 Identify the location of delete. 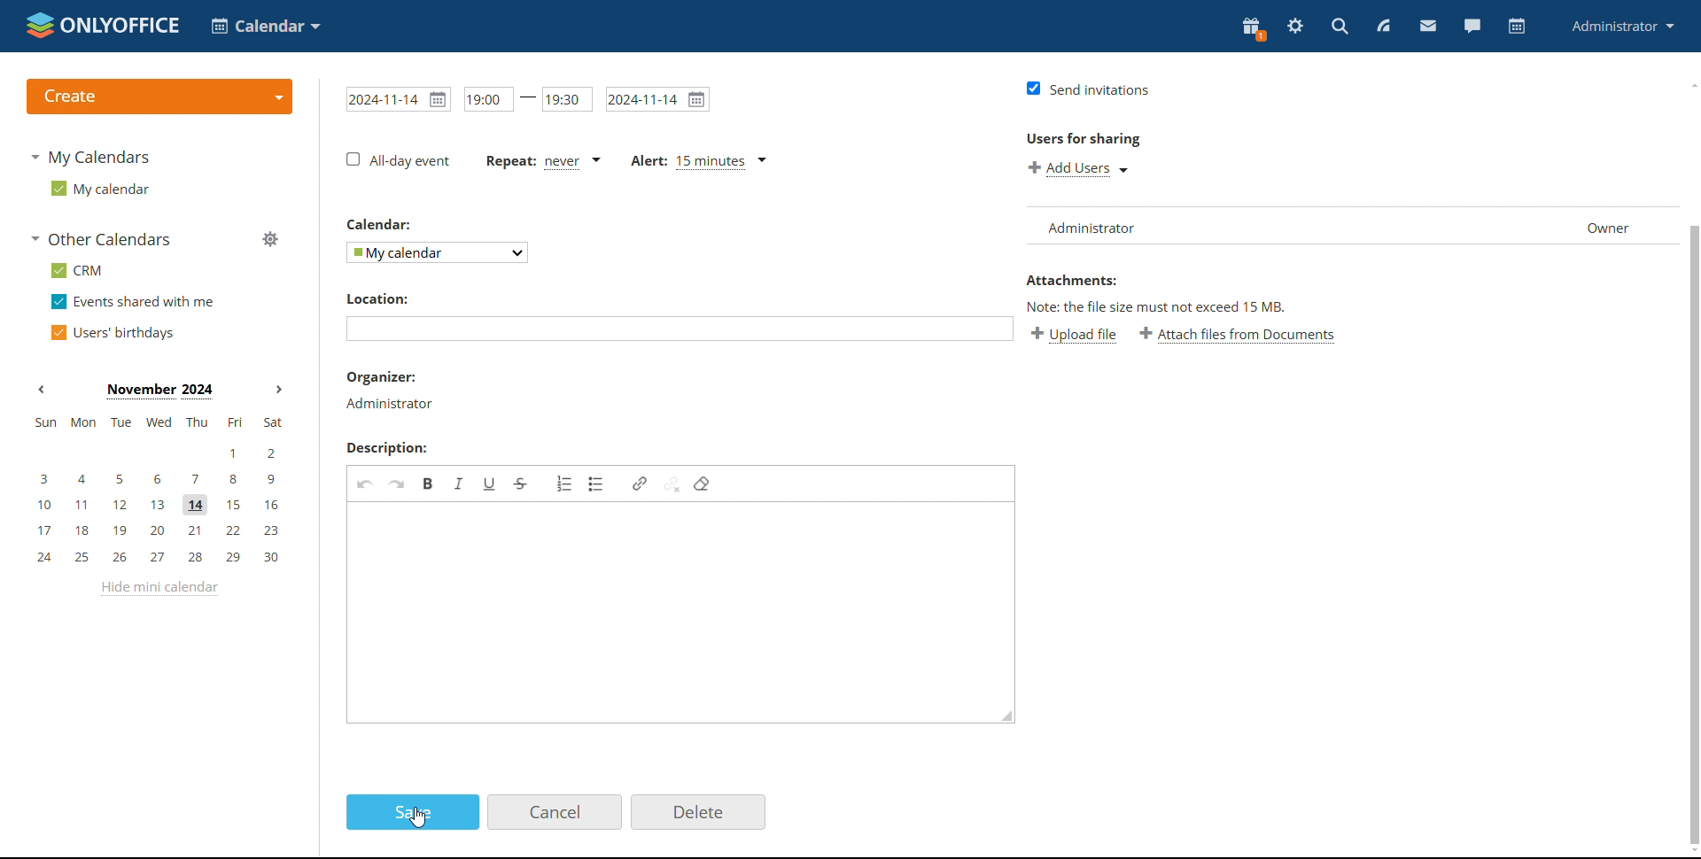
(700, 811).